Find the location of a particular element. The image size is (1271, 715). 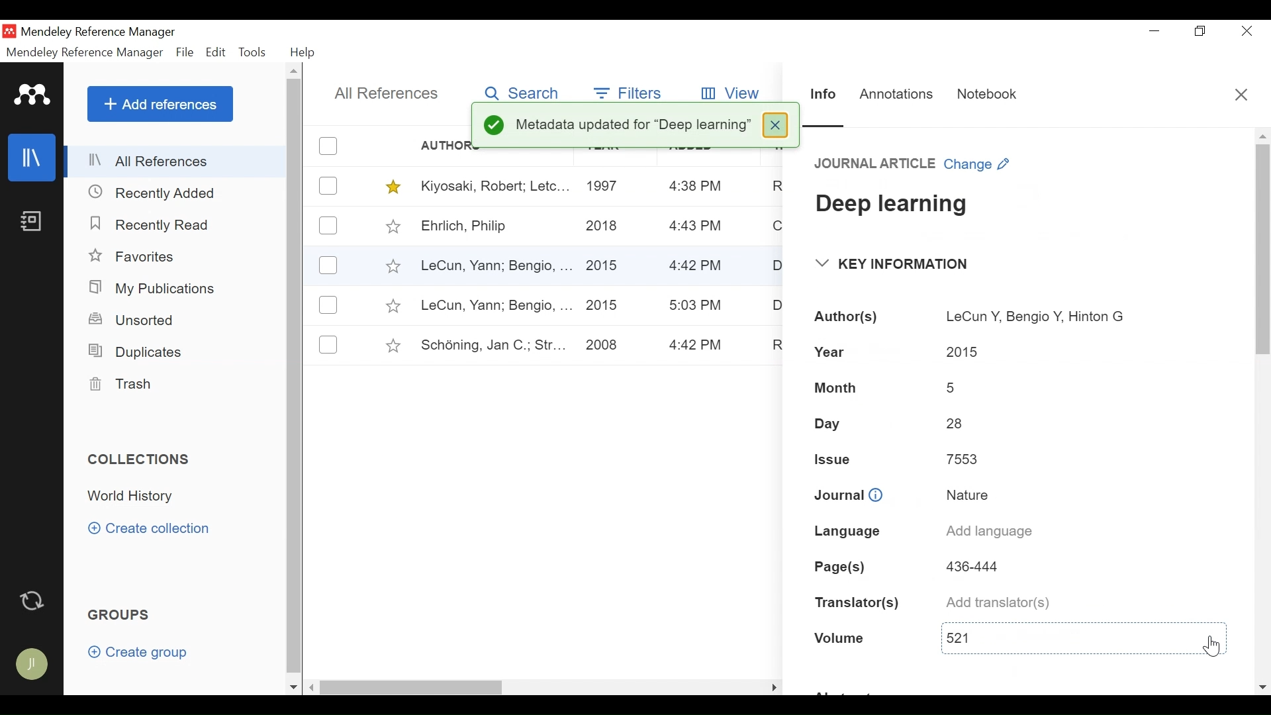

JOURNAL ARTICLE is located at coordinates (875, 162).